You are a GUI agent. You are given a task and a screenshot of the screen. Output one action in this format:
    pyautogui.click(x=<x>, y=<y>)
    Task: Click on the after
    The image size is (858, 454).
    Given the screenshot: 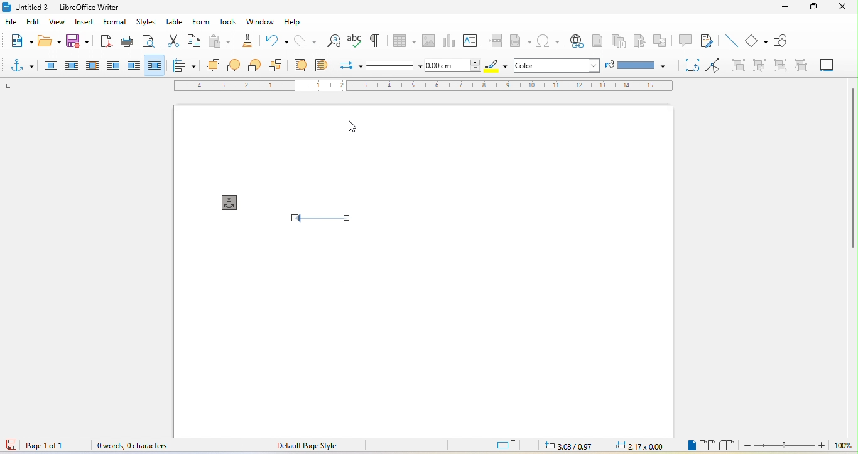 What is the action you would take?
    pyautogui.click(x=133, y=65)
    